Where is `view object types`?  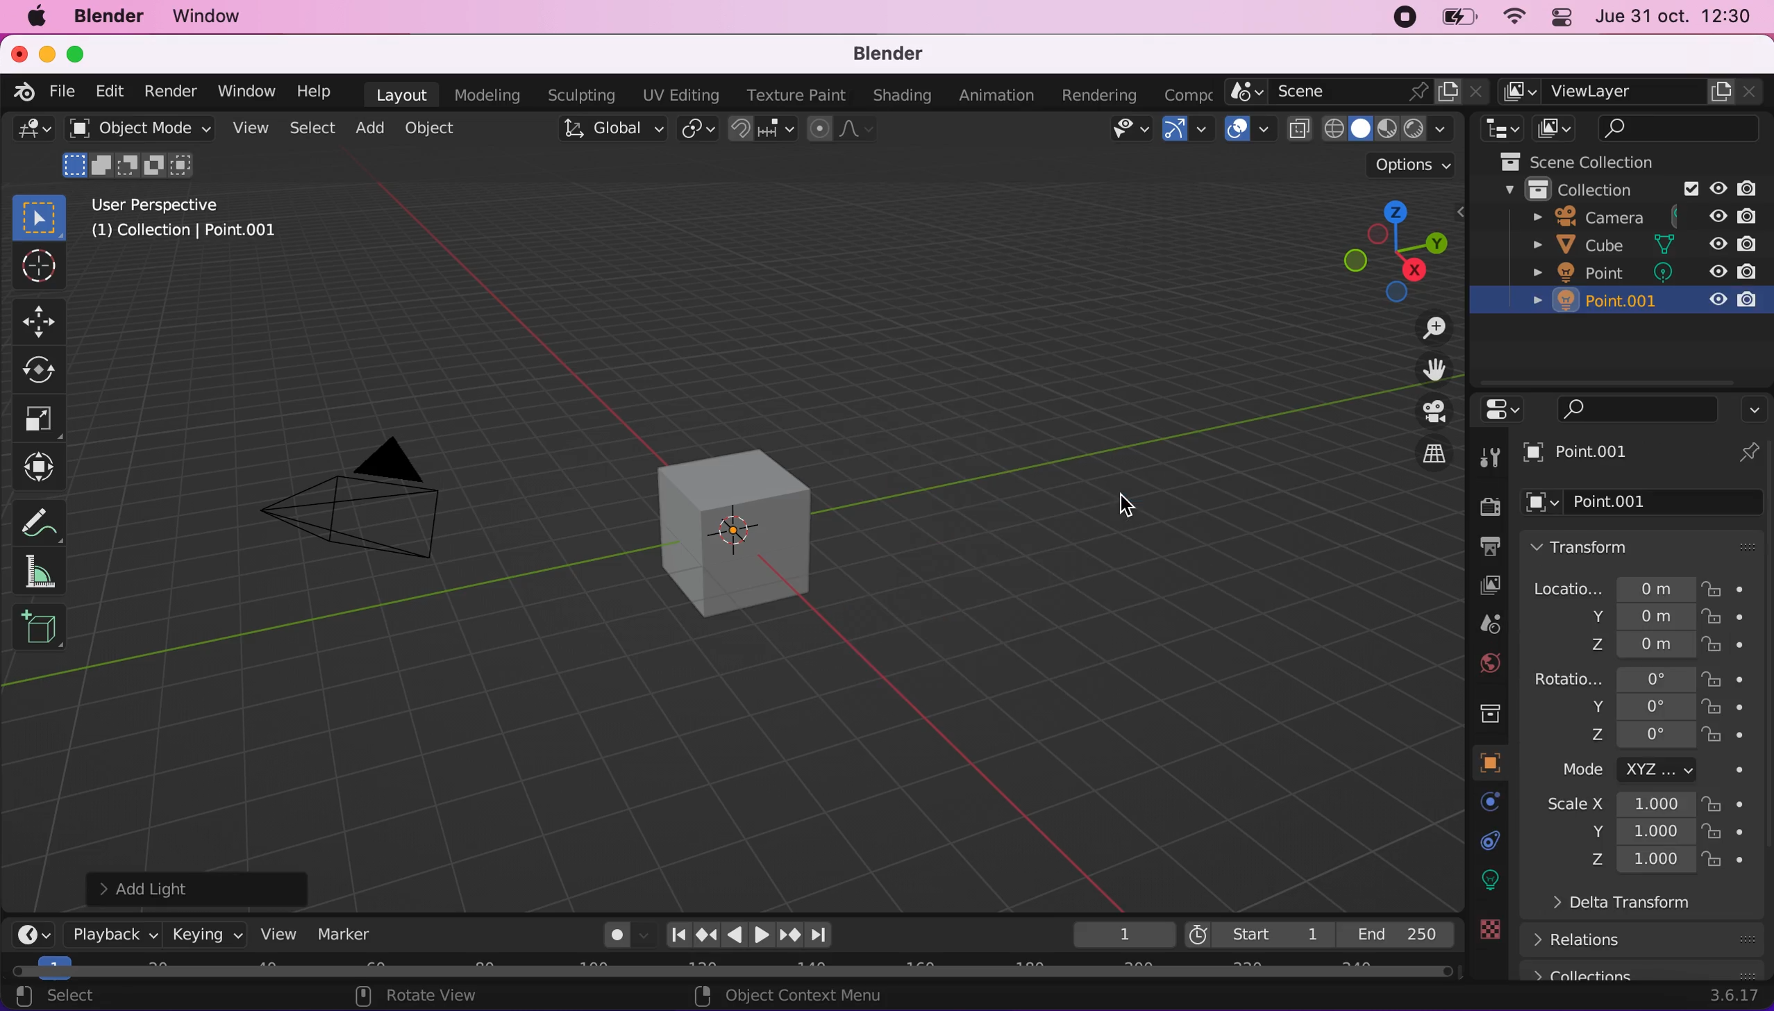 view object types is located at coordinates (1130, 133).